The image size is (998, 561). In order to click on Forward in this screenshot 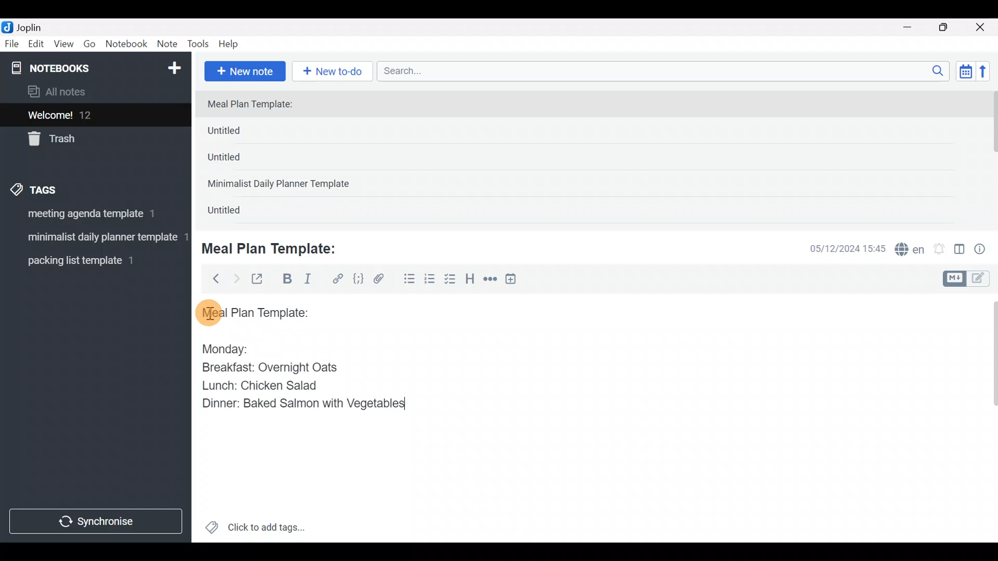, I will do `click(236, 278)`.